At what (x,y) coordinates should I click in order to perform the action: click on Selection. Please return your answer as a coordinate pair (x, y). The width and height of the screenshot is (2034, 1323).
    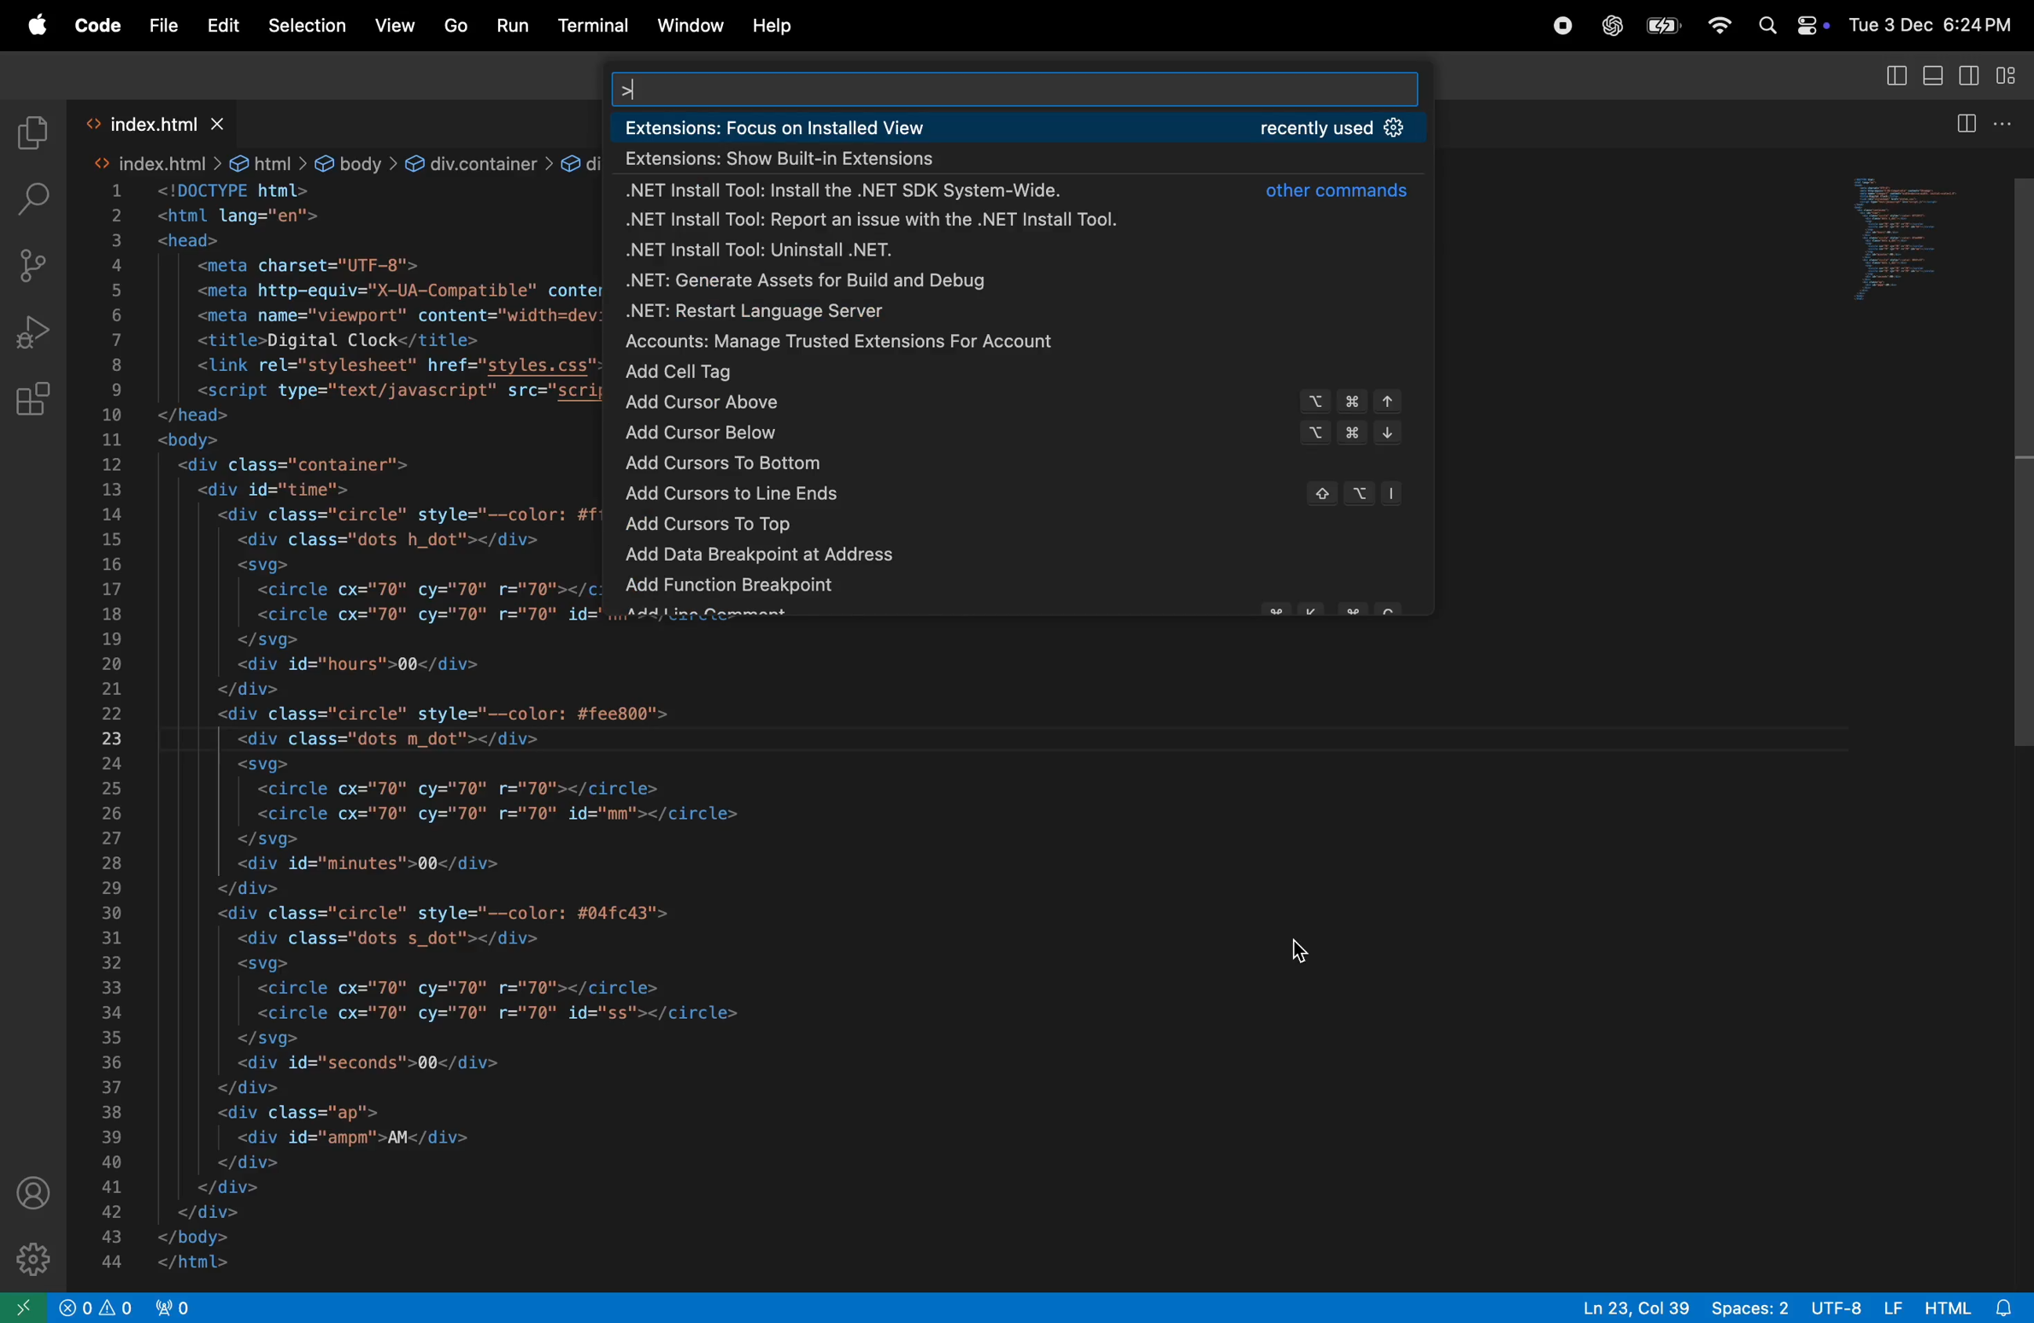
    Looking at the image, I should click on (304, 26).